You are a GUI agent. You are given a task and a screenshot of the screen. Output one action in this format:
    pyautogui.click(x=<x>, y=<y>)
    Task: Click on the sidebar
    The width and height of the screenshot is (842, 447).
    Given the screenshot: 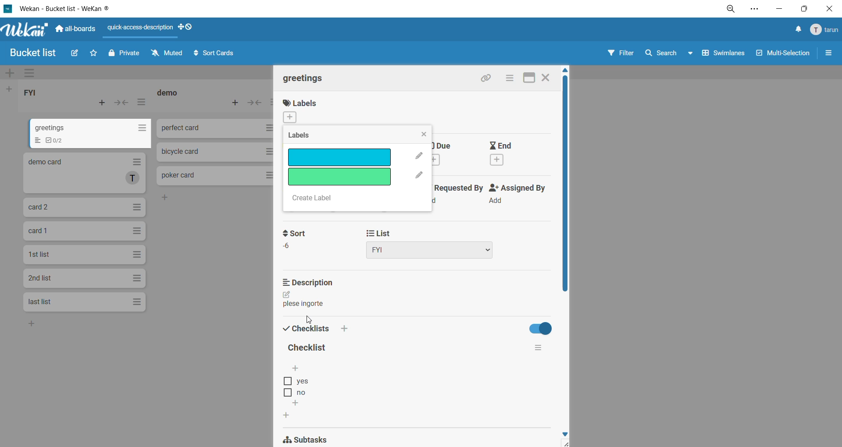 What is the action you would take?
    pyautogui.click(x=829, y=53)
    